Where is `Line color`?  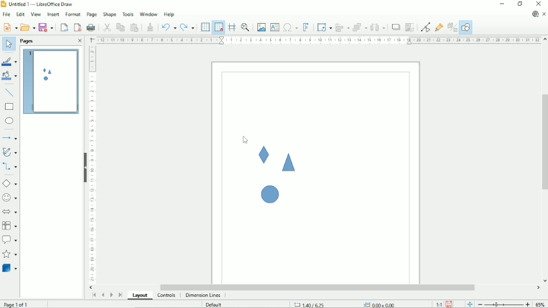 Line color is located at coordinates (9, 60).